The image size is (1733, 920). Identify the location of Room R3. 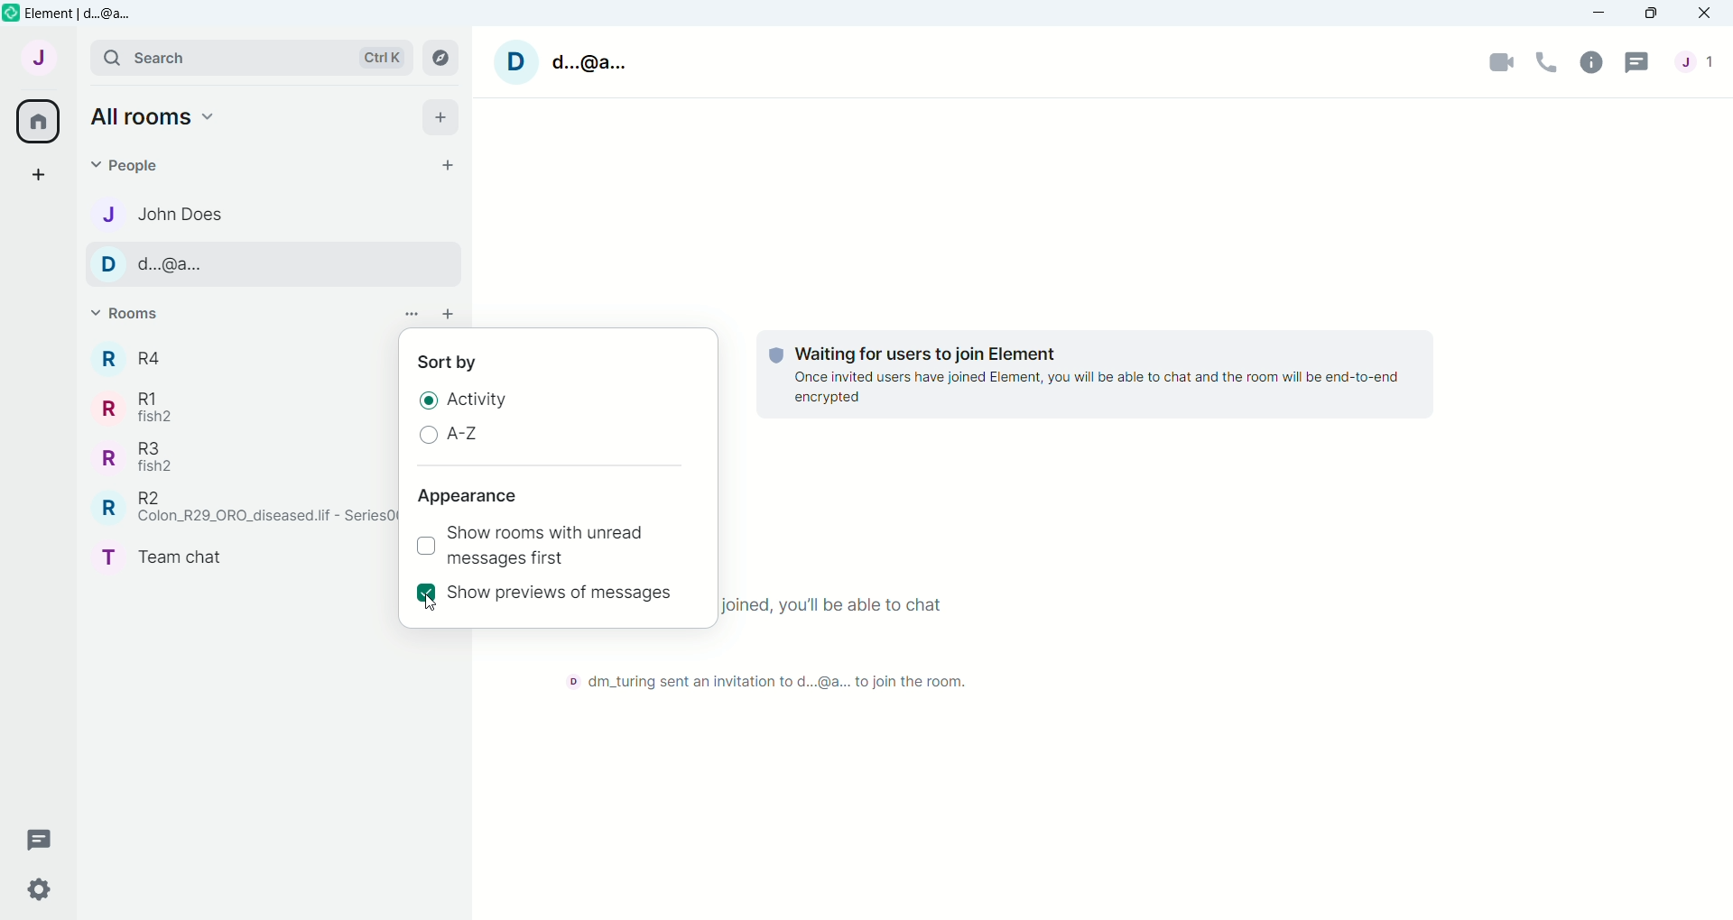
(137, 456).